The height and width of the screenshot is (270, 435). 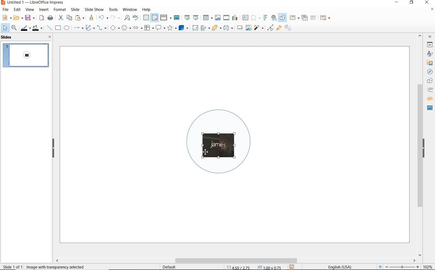 I want to click on tools, so click(x=113, y=9).